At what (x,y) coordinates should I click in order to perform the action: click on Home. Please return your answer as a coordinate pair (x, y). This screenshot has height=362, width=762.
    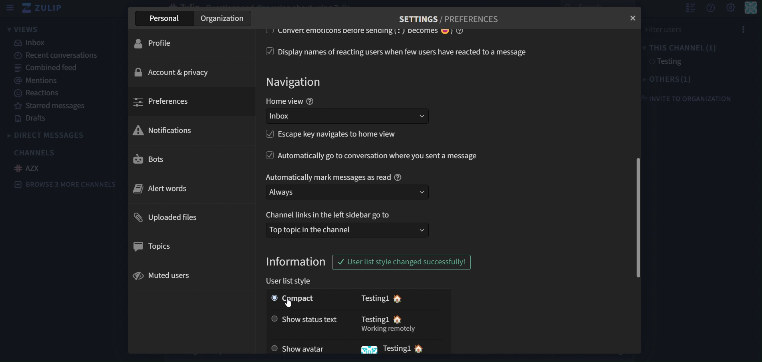
    Looking at the image, I should click on (398, 320).